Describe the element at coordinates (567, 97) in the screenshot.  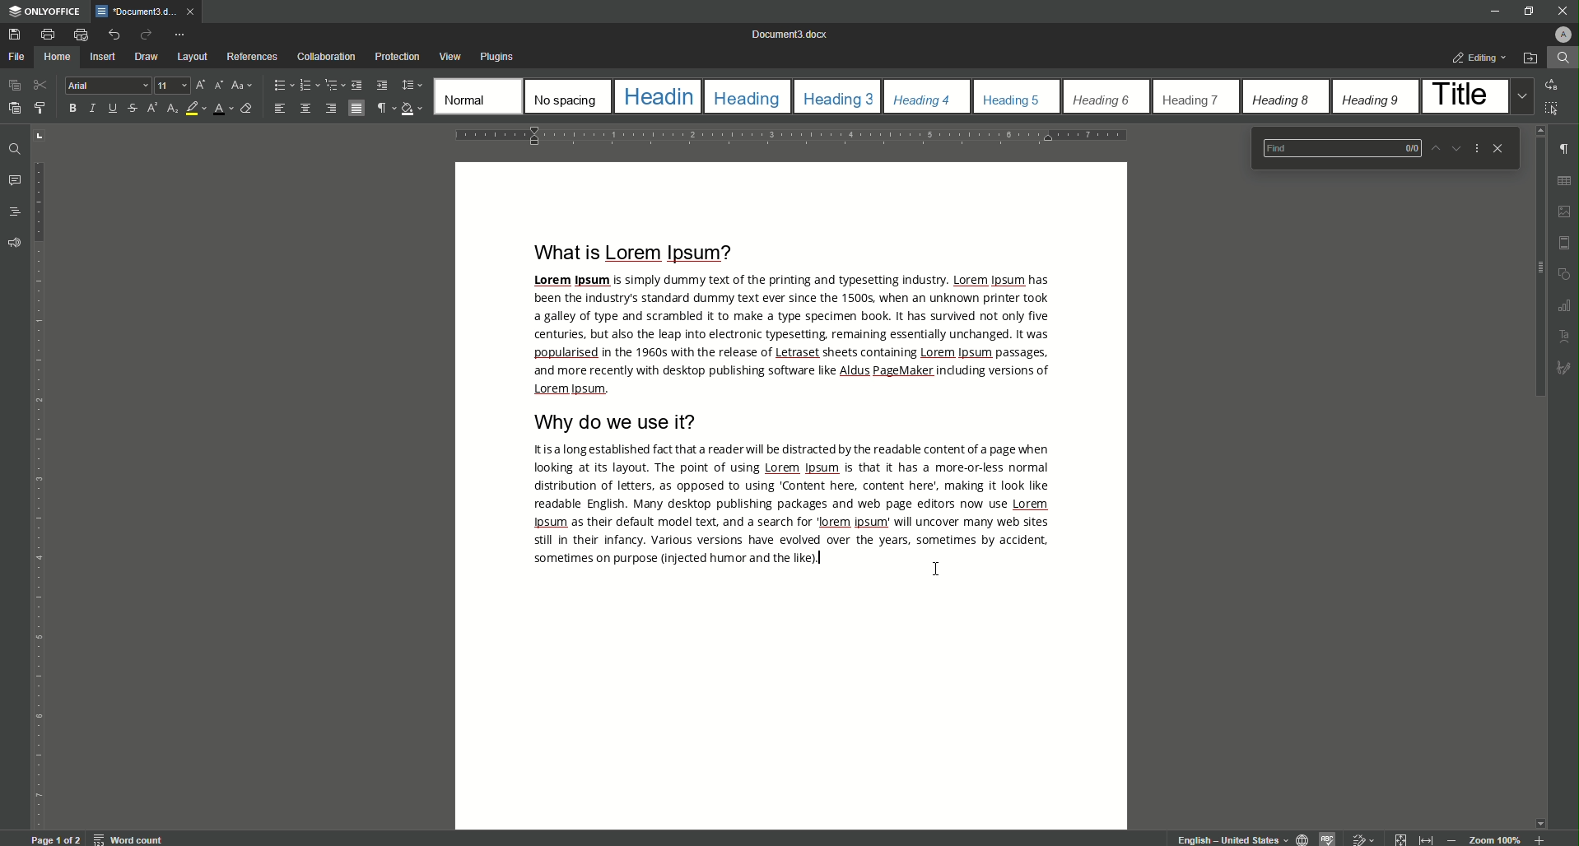
I see `No Spacing` at that location.